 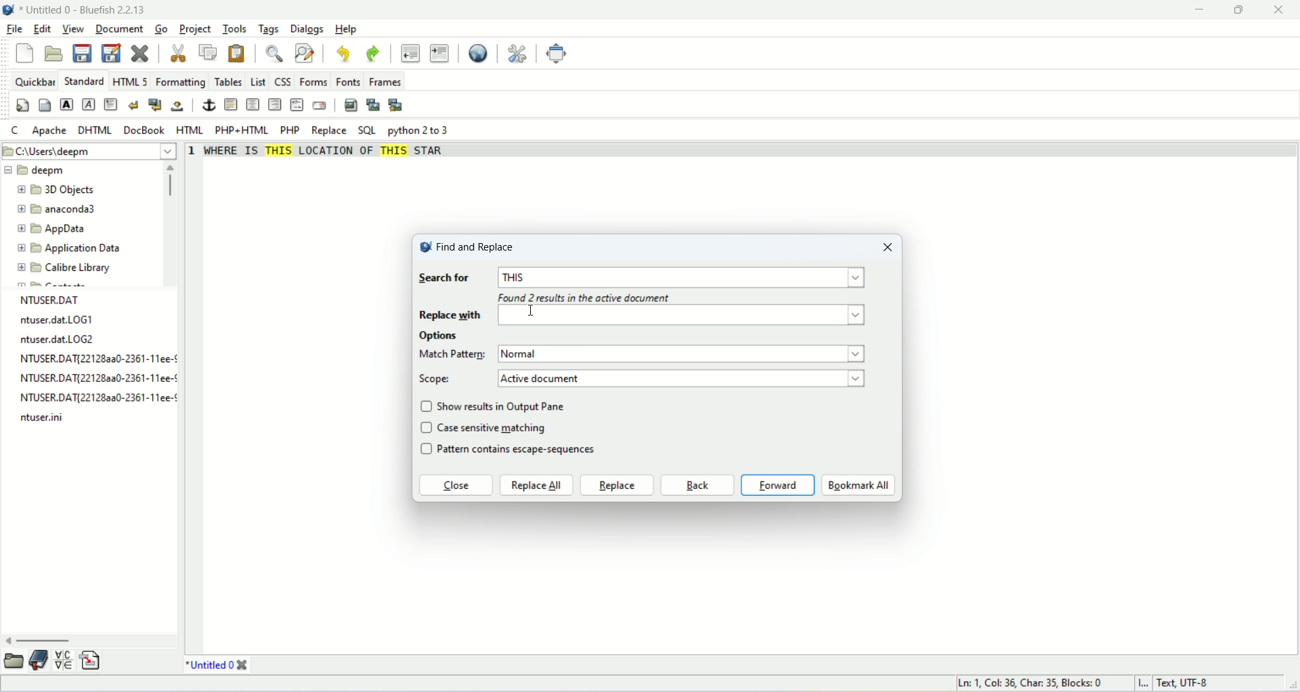 I want to click on replace, so click(x=328, y=131).